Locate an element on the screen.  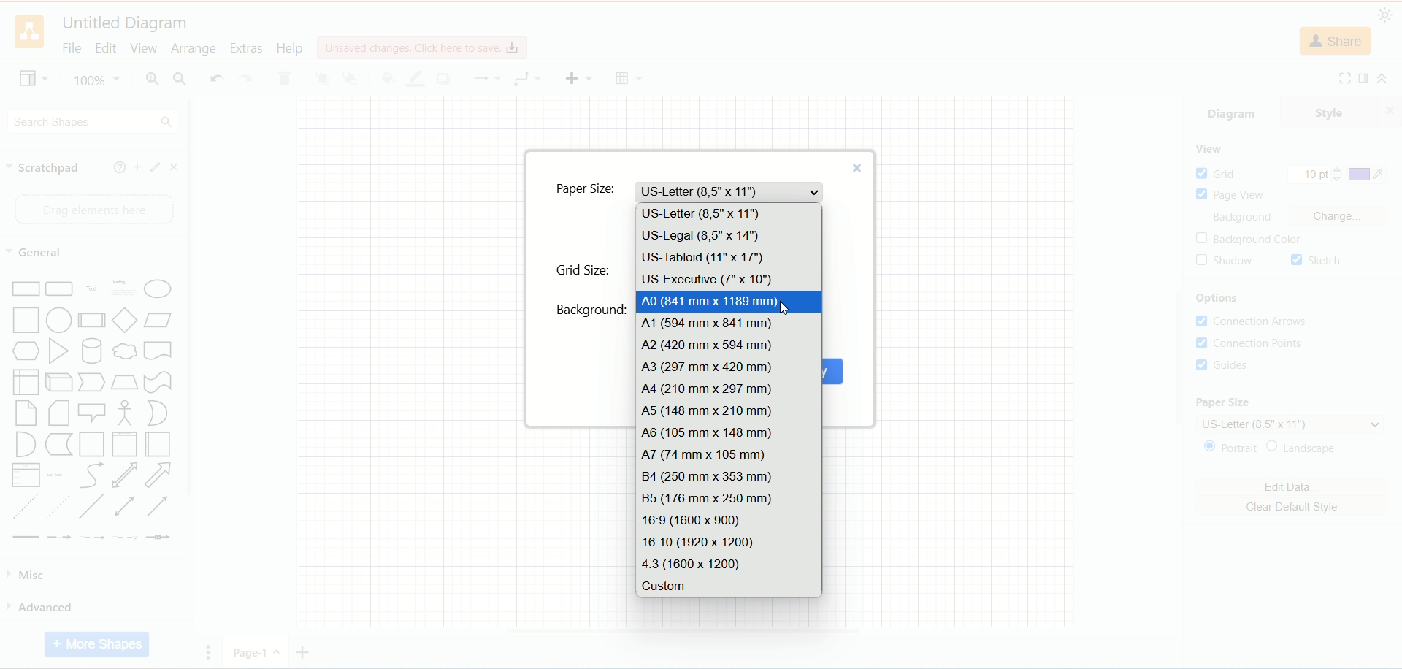
to front is located at coordinates (321, 77).